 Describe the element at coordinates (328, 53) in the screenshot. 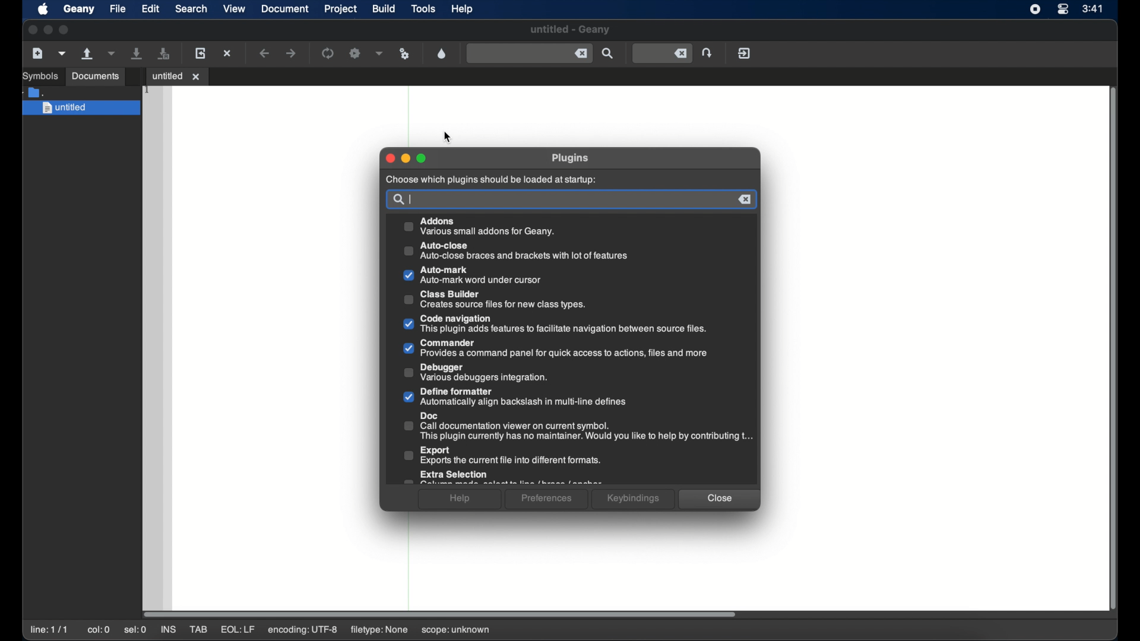

I see `compile the current file` at that location.